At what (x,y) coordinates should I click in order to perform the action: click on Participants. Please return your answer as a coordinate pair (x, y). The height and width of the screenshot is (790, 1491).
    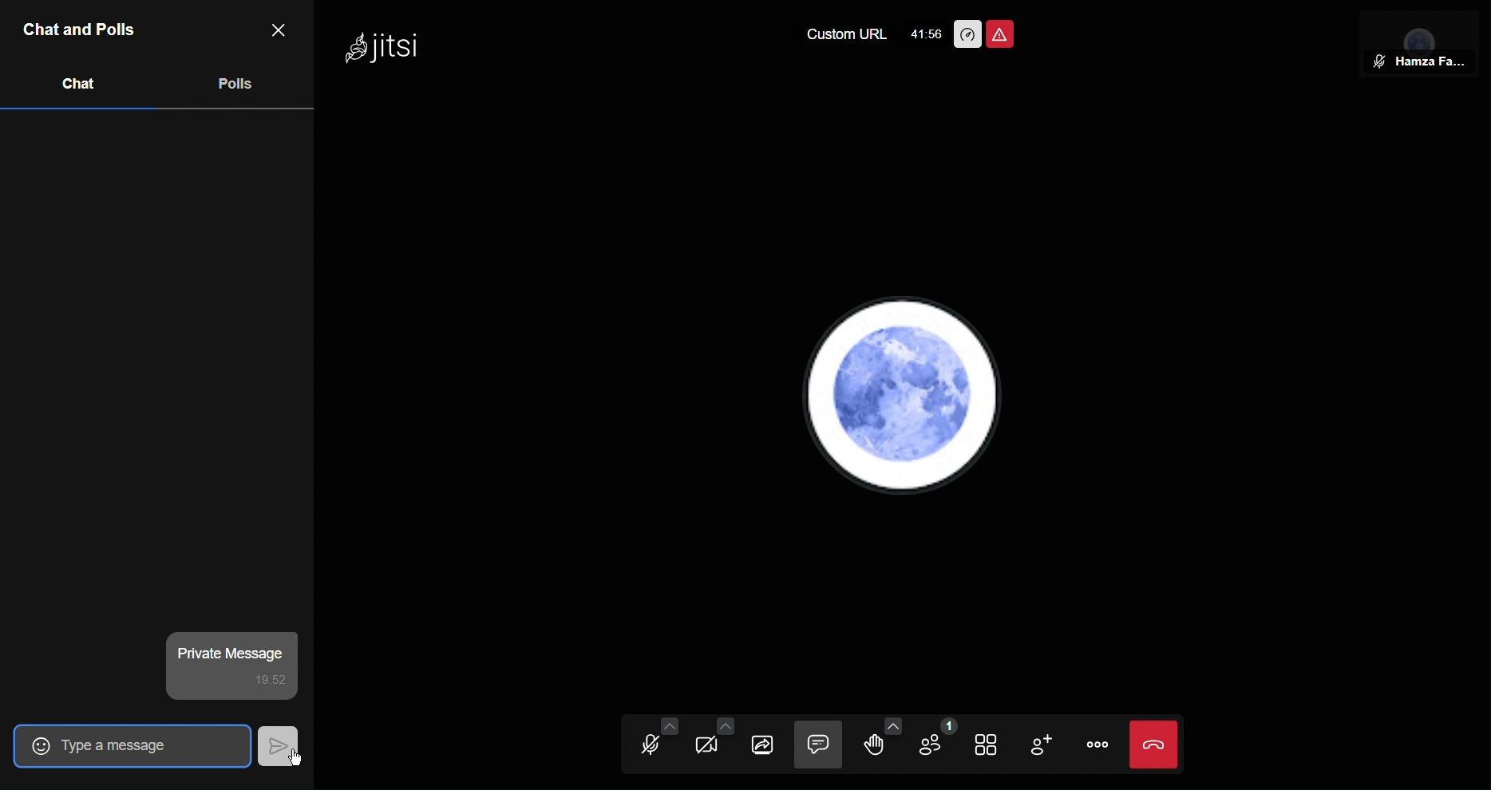
    Looking at the image, I should click on (937, 741).